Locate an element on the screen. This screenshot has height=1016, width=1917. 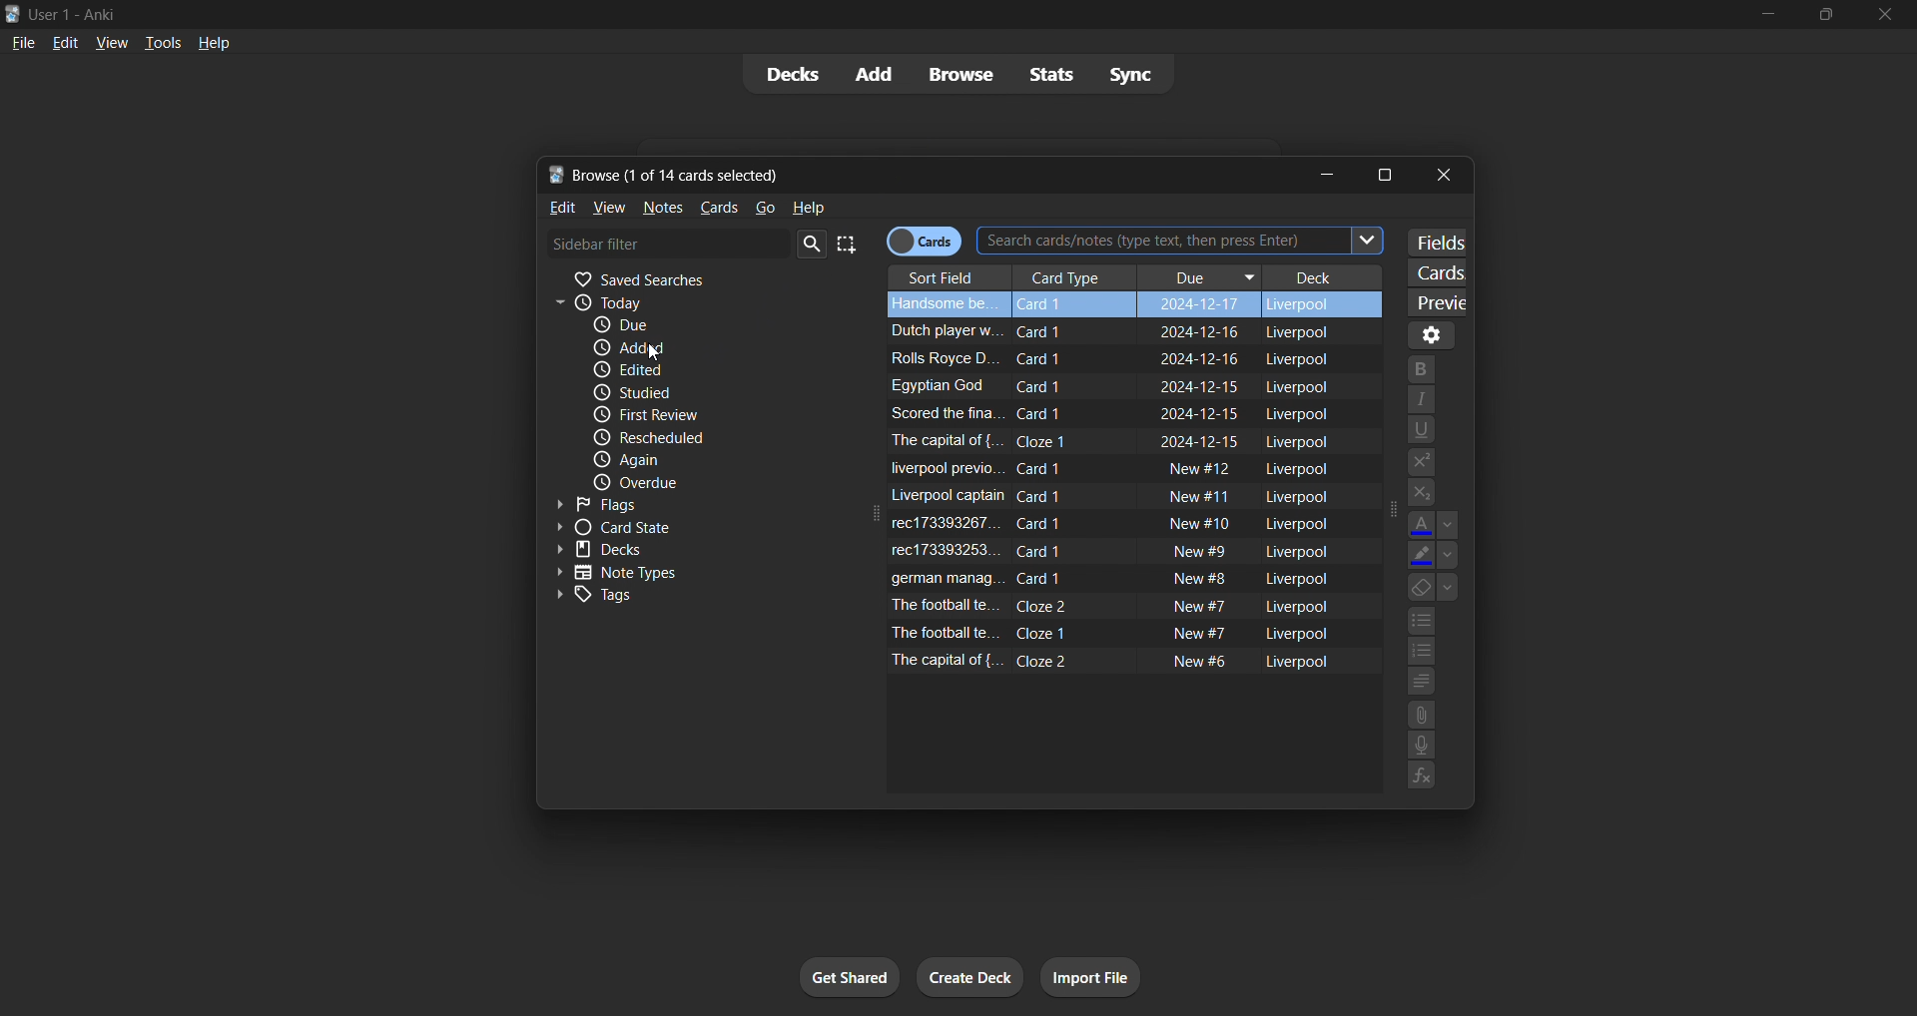
add is located at coordinates (863, 71).